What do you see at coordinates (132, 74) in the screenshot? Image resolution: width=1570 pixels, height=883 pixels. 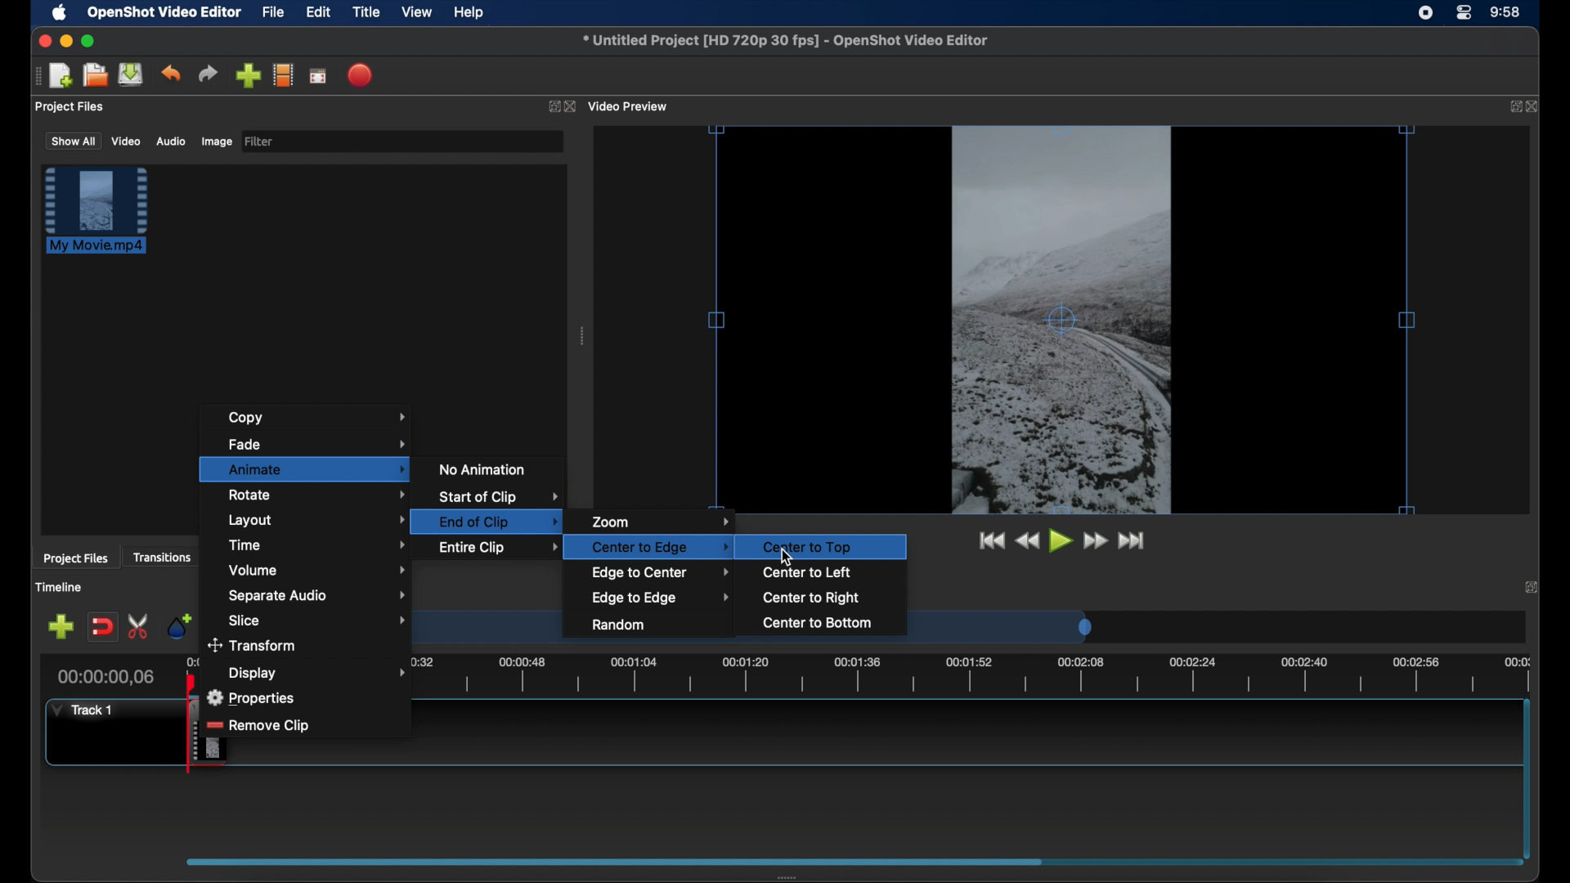 I see `save files` at bounding box center [132, 74].